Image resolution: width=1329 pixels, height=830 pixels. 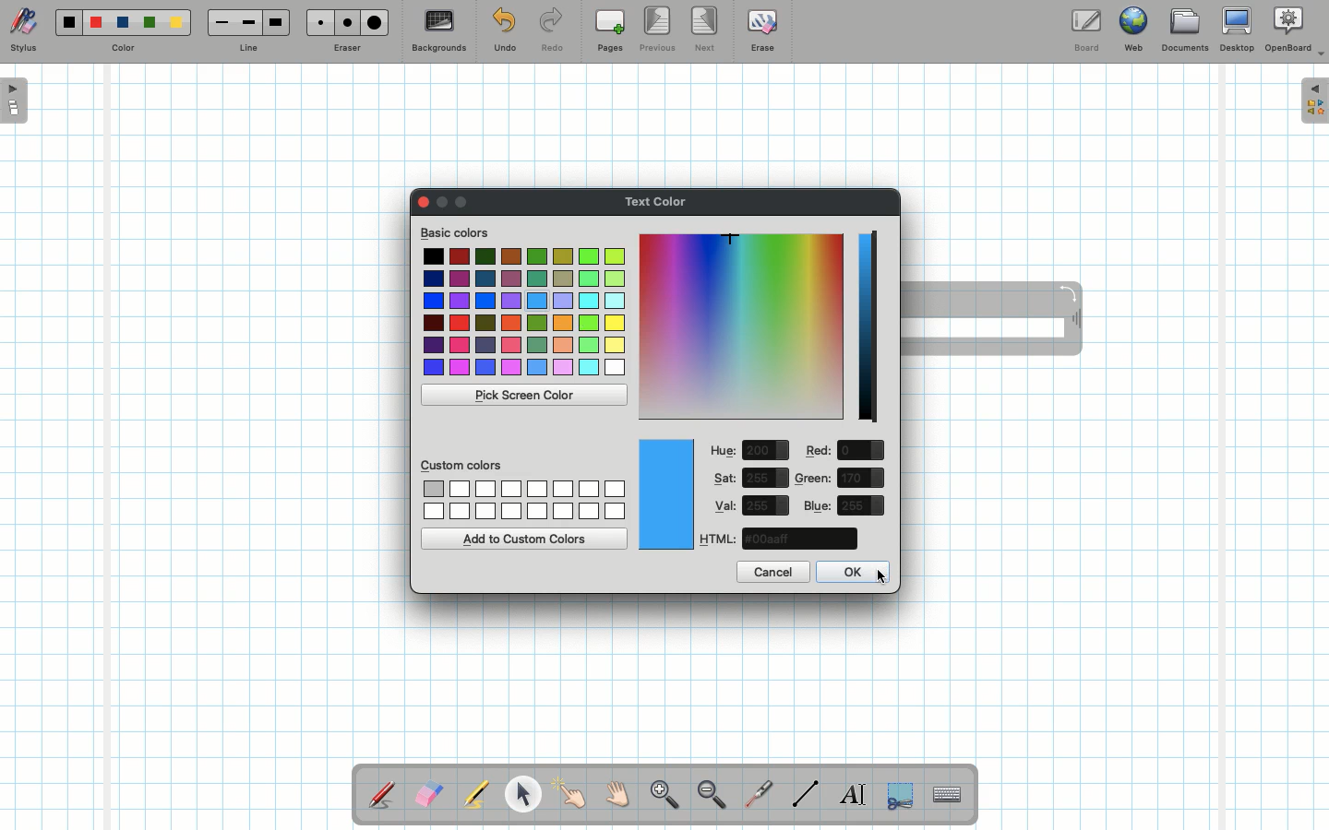 I want to click on Color, so click(x=121, y=49).